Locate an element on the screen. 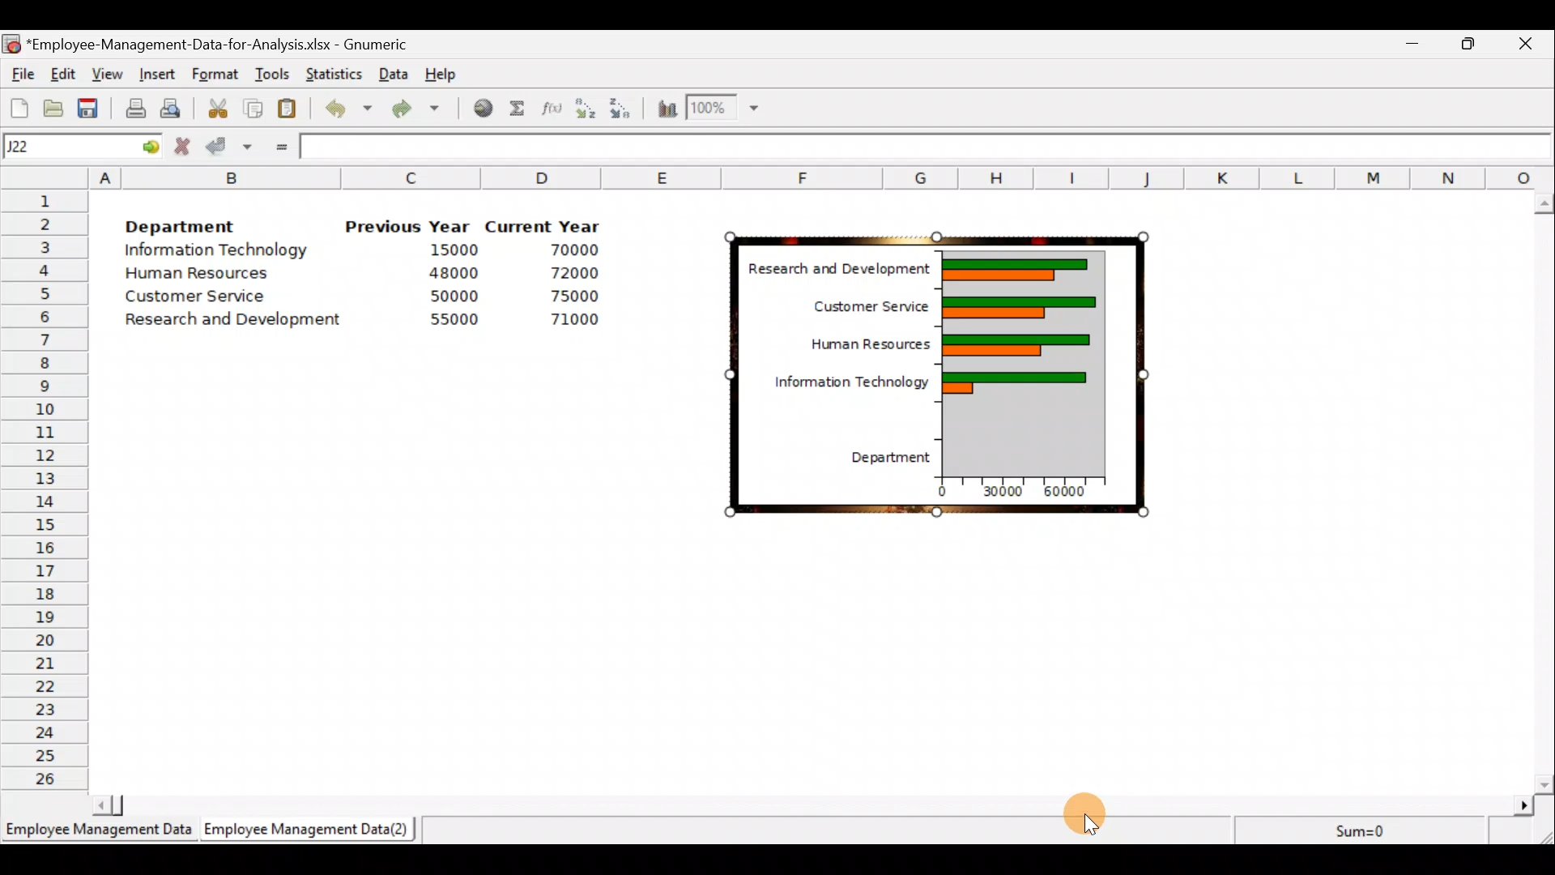  72000 is located at coordinates (578, 271).